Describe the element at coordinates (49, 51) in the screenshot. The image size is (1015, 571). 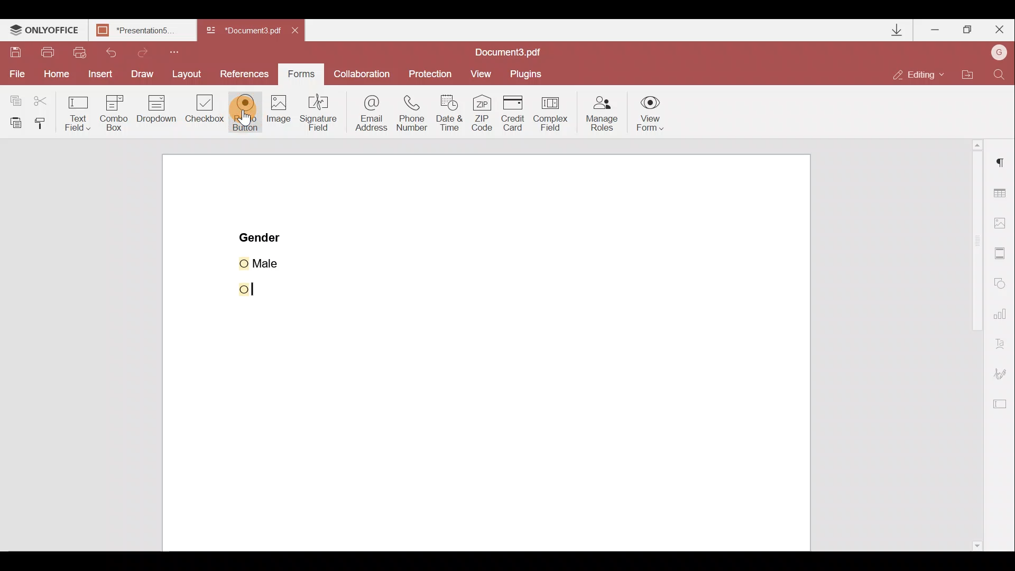
I see `Print file` at that location.